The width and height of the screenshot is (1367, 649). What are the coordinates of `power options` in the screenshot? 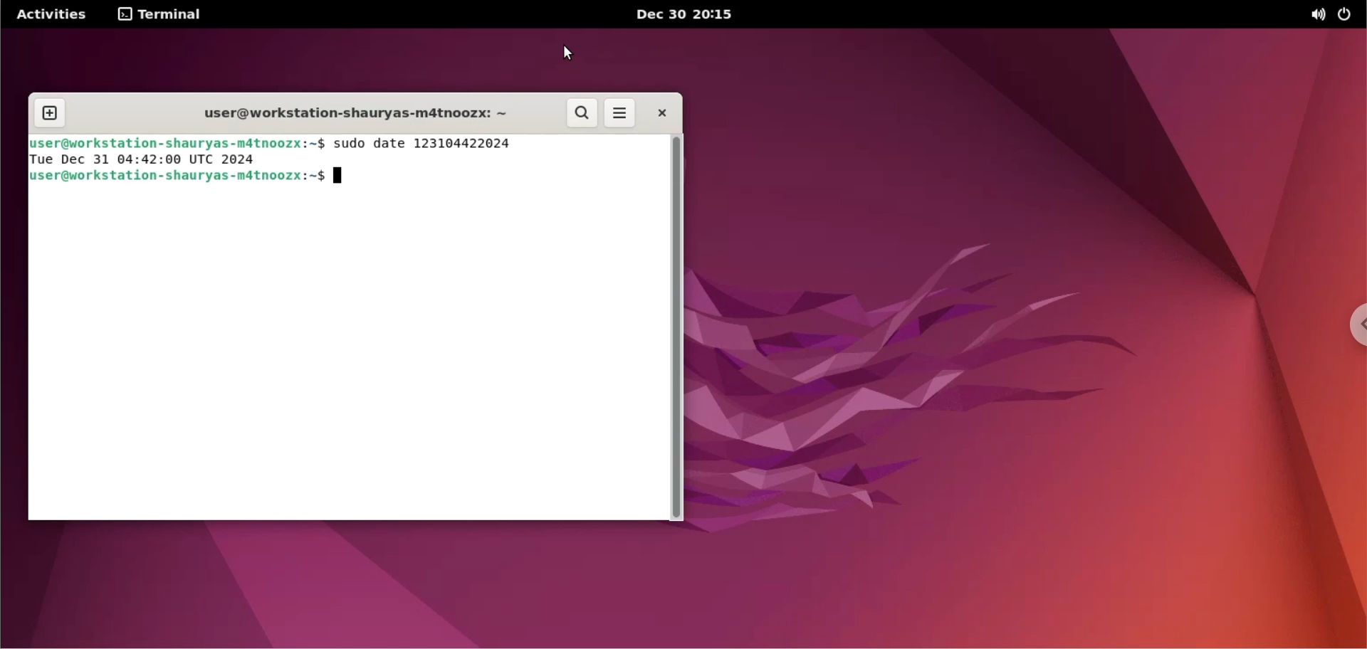 It's located at (1348, 15).